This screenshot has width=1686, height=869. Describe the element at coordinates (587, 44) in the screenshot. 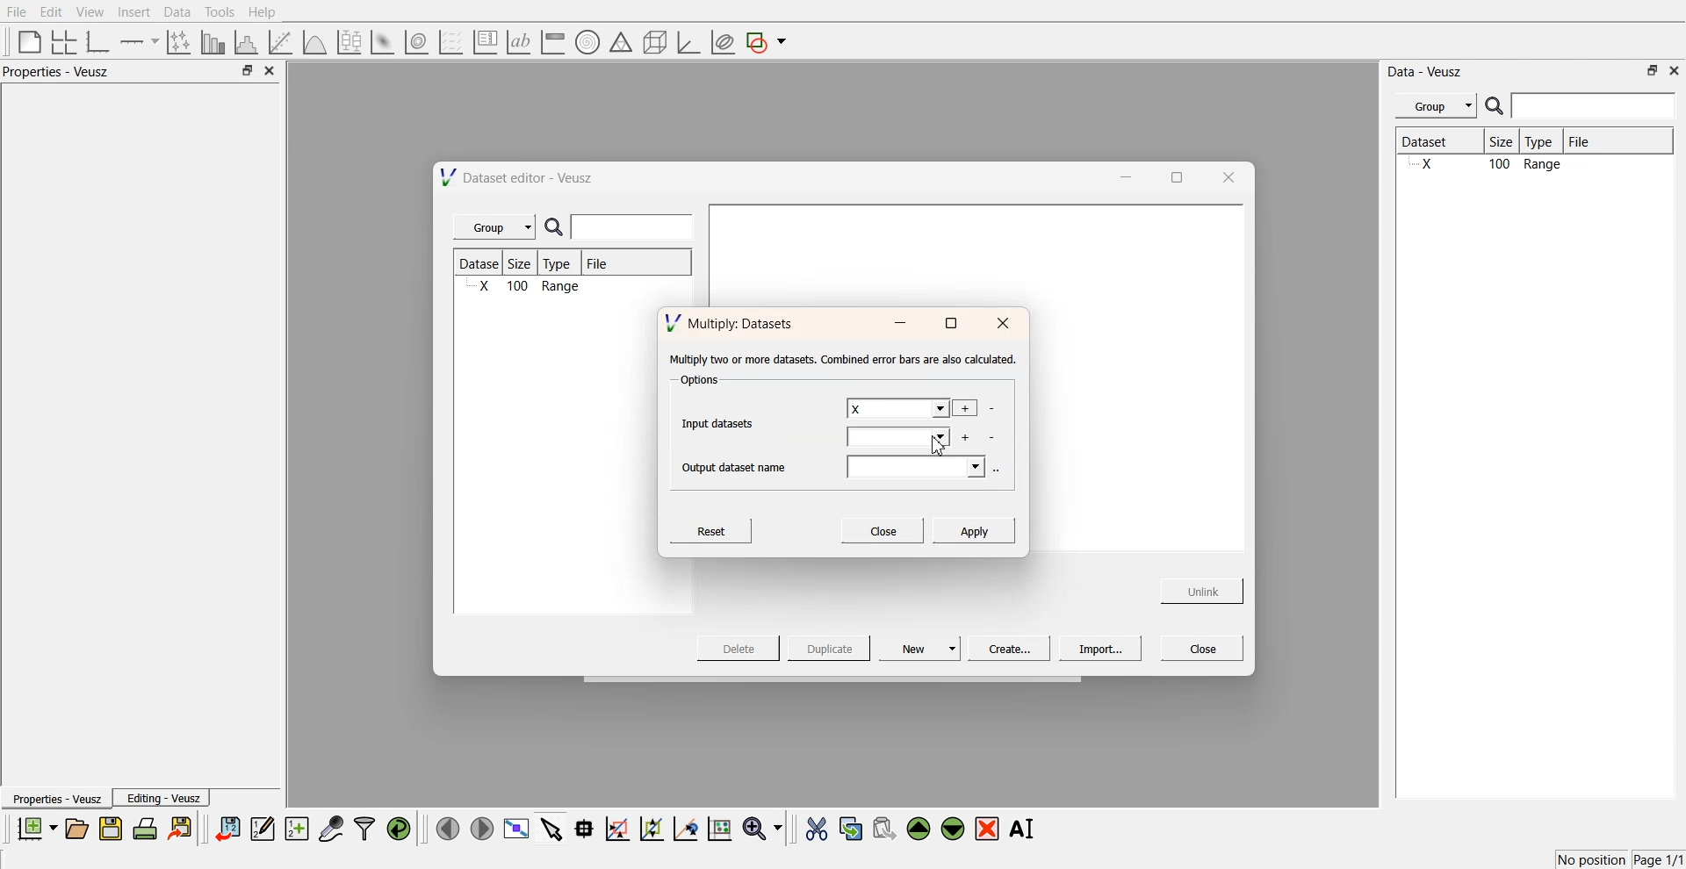

I see `polar graph` at that location.